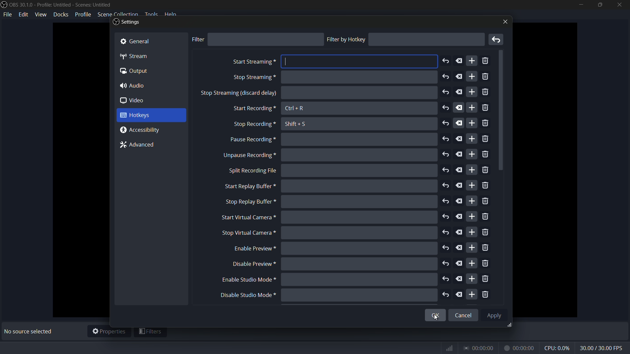 This screenshot has height=354, width=630. I want to click on delete, so click(460, 170).